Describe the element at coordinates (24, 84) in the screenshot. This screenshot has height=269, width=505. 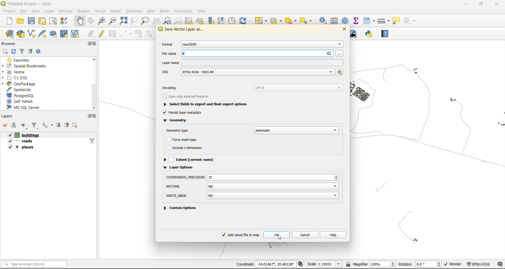
I see `geopackage` at that location.